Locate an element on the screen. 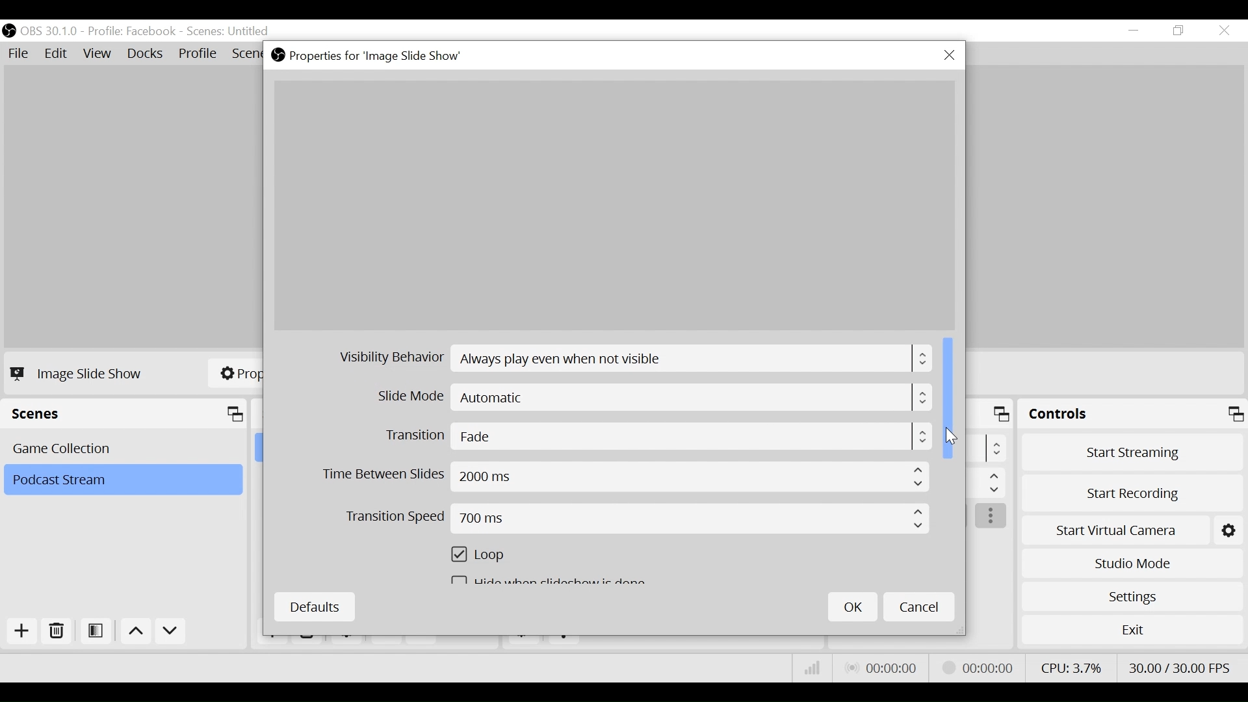 The image size is (1248, 702). Start Streaming is located at coordinates (1133, 452).